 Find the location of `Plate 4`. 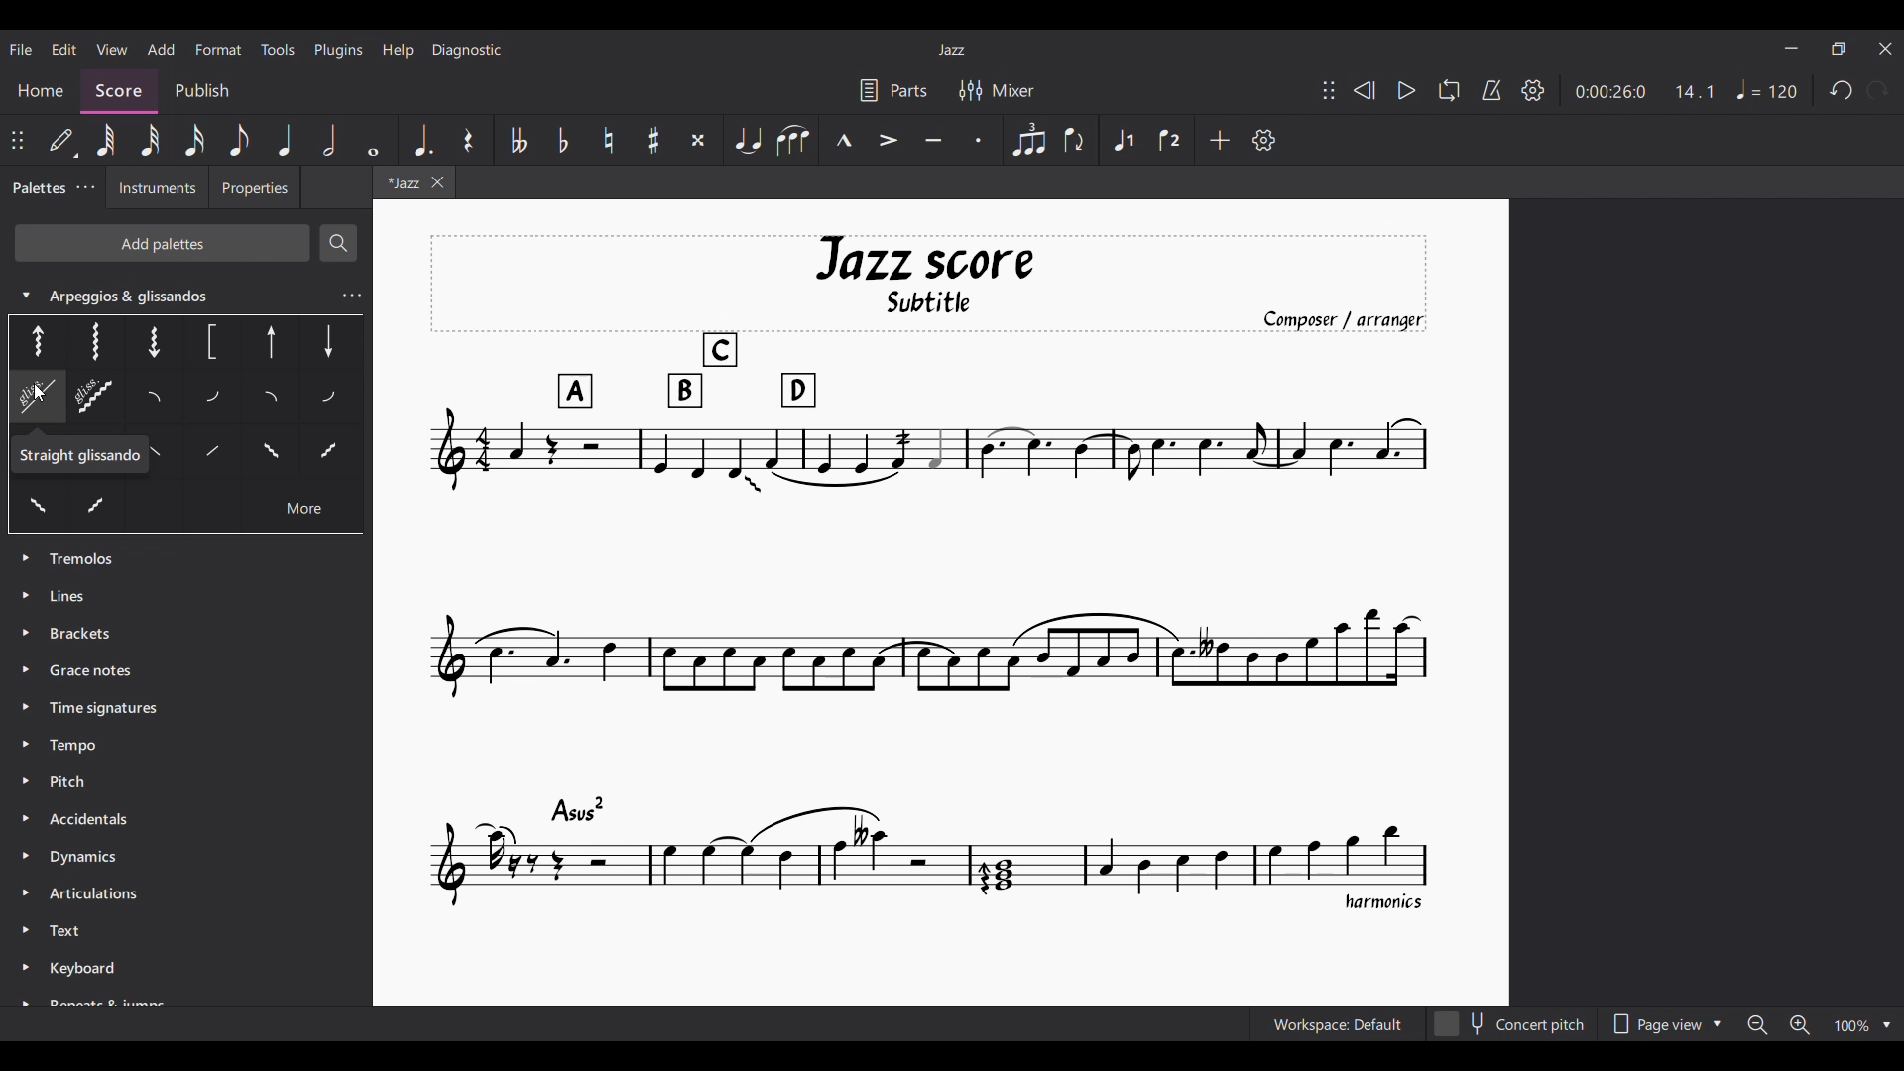

Plate 4 is located at coordinates (209, 343).